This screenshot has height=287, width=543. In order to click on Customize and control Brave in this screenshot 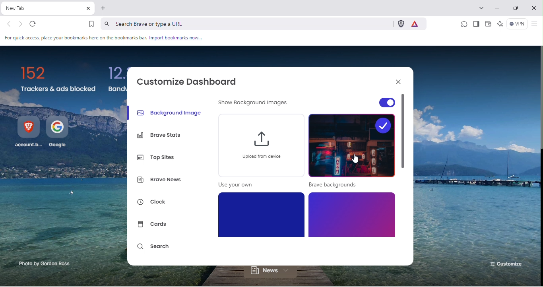, I will do `click(534, 24)`.